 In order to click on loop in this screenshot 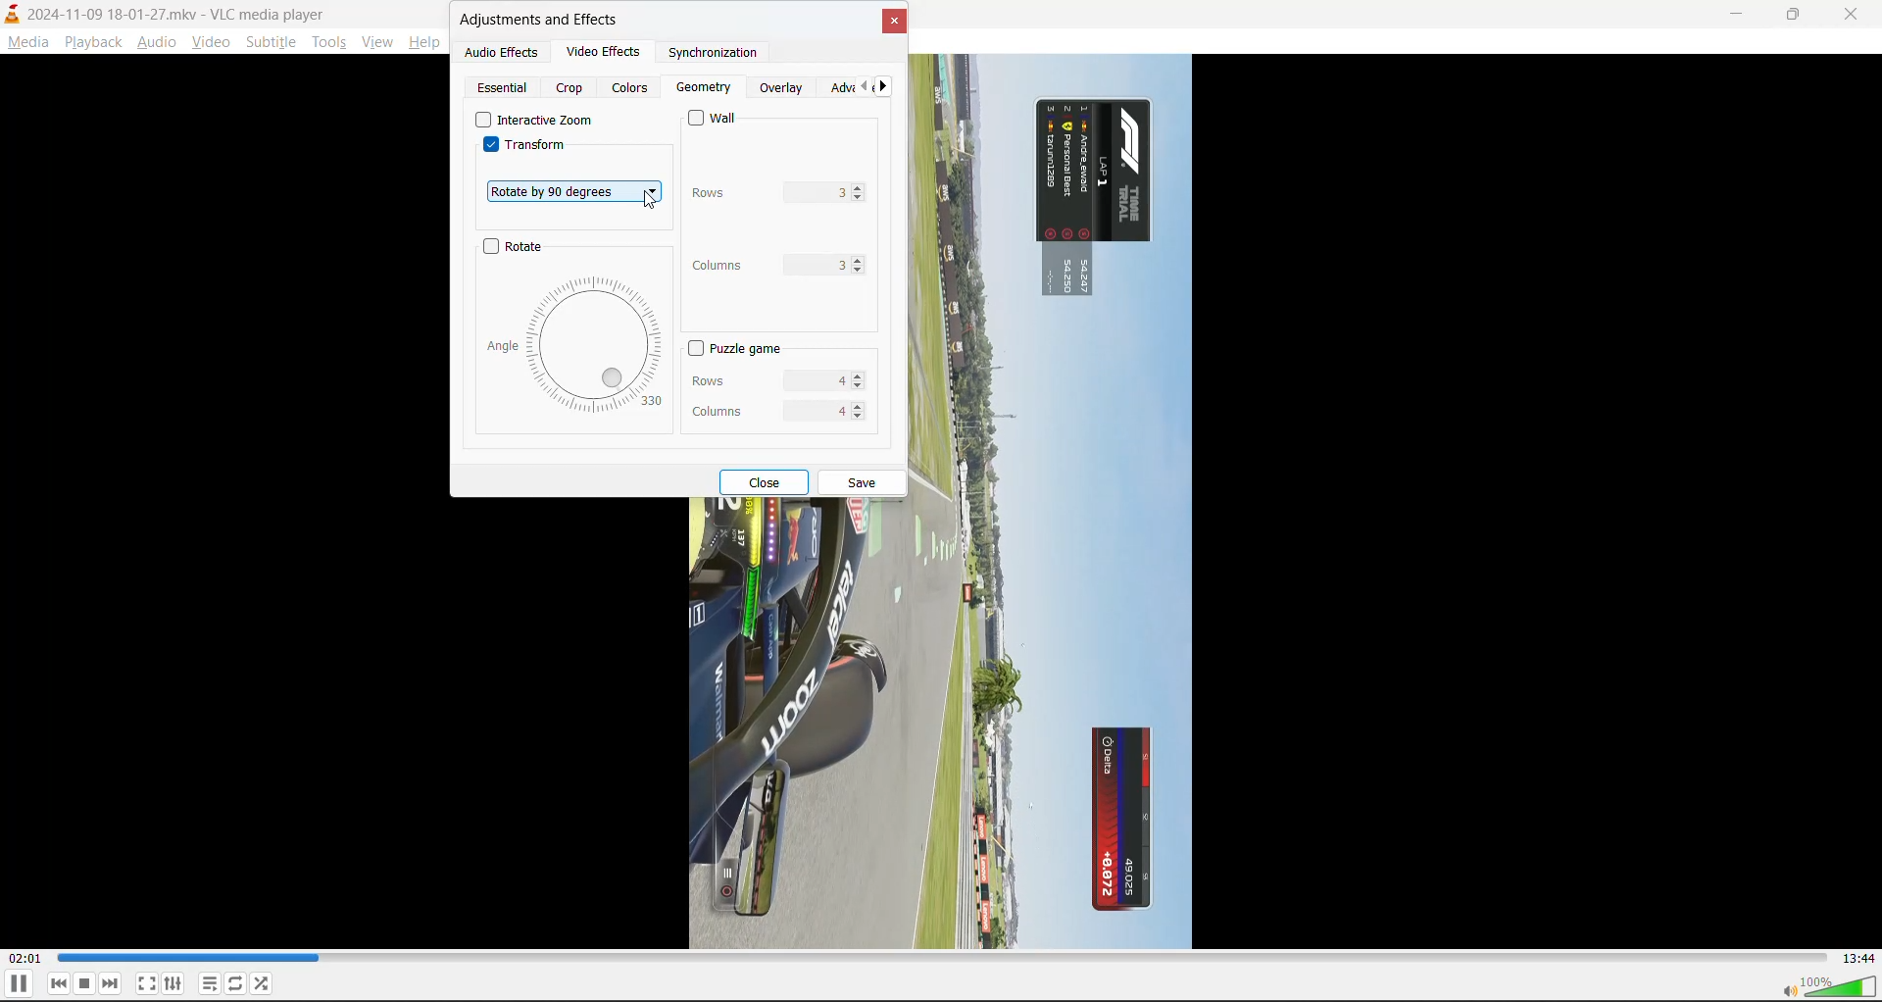, I will do `click(233, 986)`.